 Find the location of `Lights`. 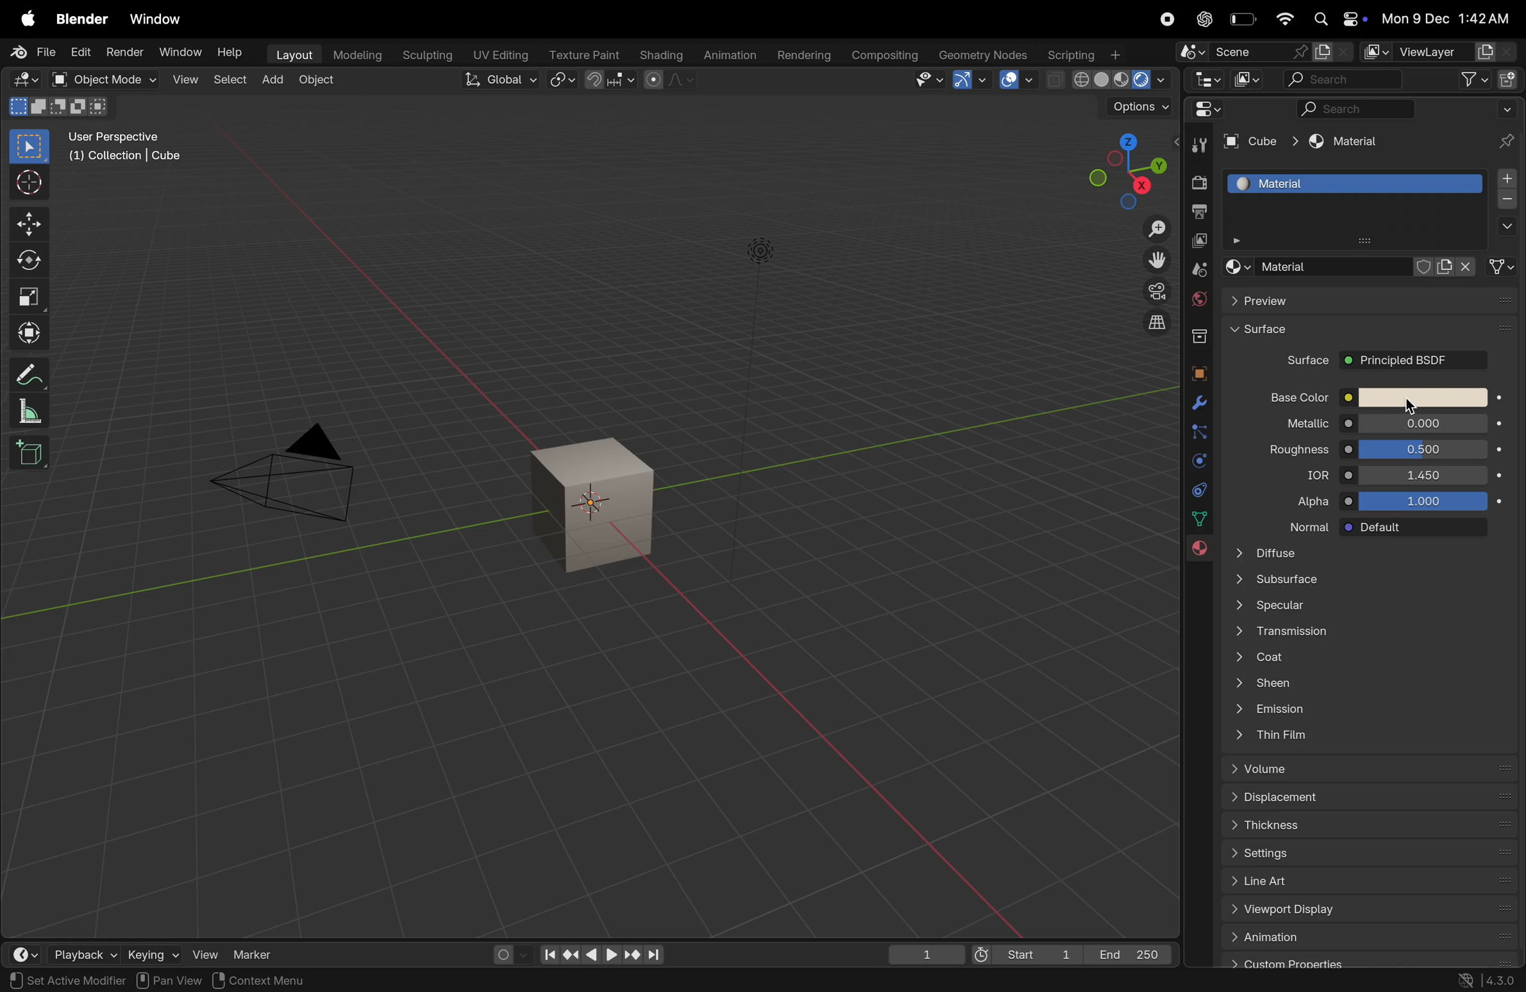

Lights is located at coordinates (762, 252).